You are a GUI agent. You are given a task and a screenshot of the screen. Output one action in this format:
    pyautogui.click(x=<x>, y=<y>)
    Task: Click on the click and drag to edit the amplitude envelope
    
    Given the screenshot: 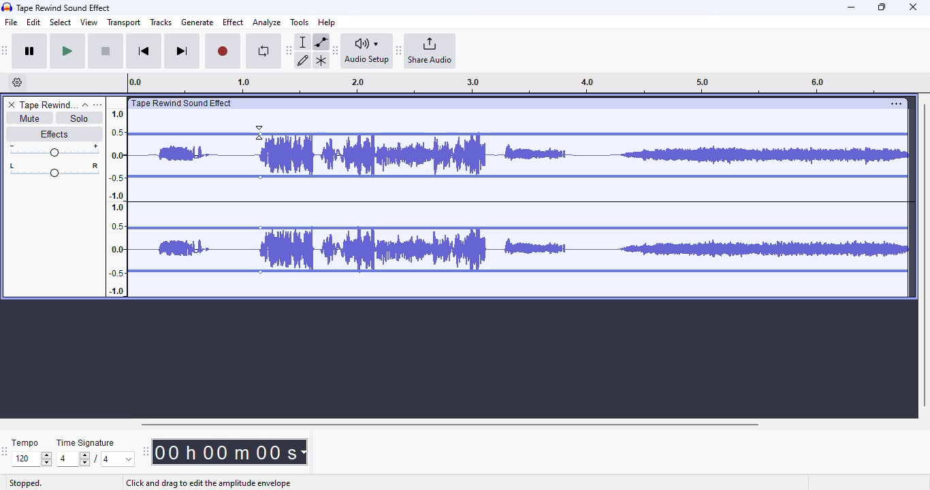 What is the action you would take?
    pyautogui.click(x=209, y=483)
    